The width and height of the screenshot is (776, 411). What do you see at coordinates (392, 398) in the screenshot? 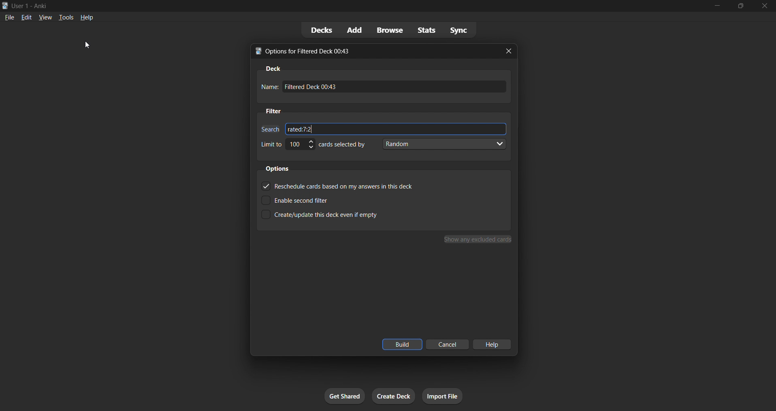
I see `create deck` at bounding box center [392, 398].